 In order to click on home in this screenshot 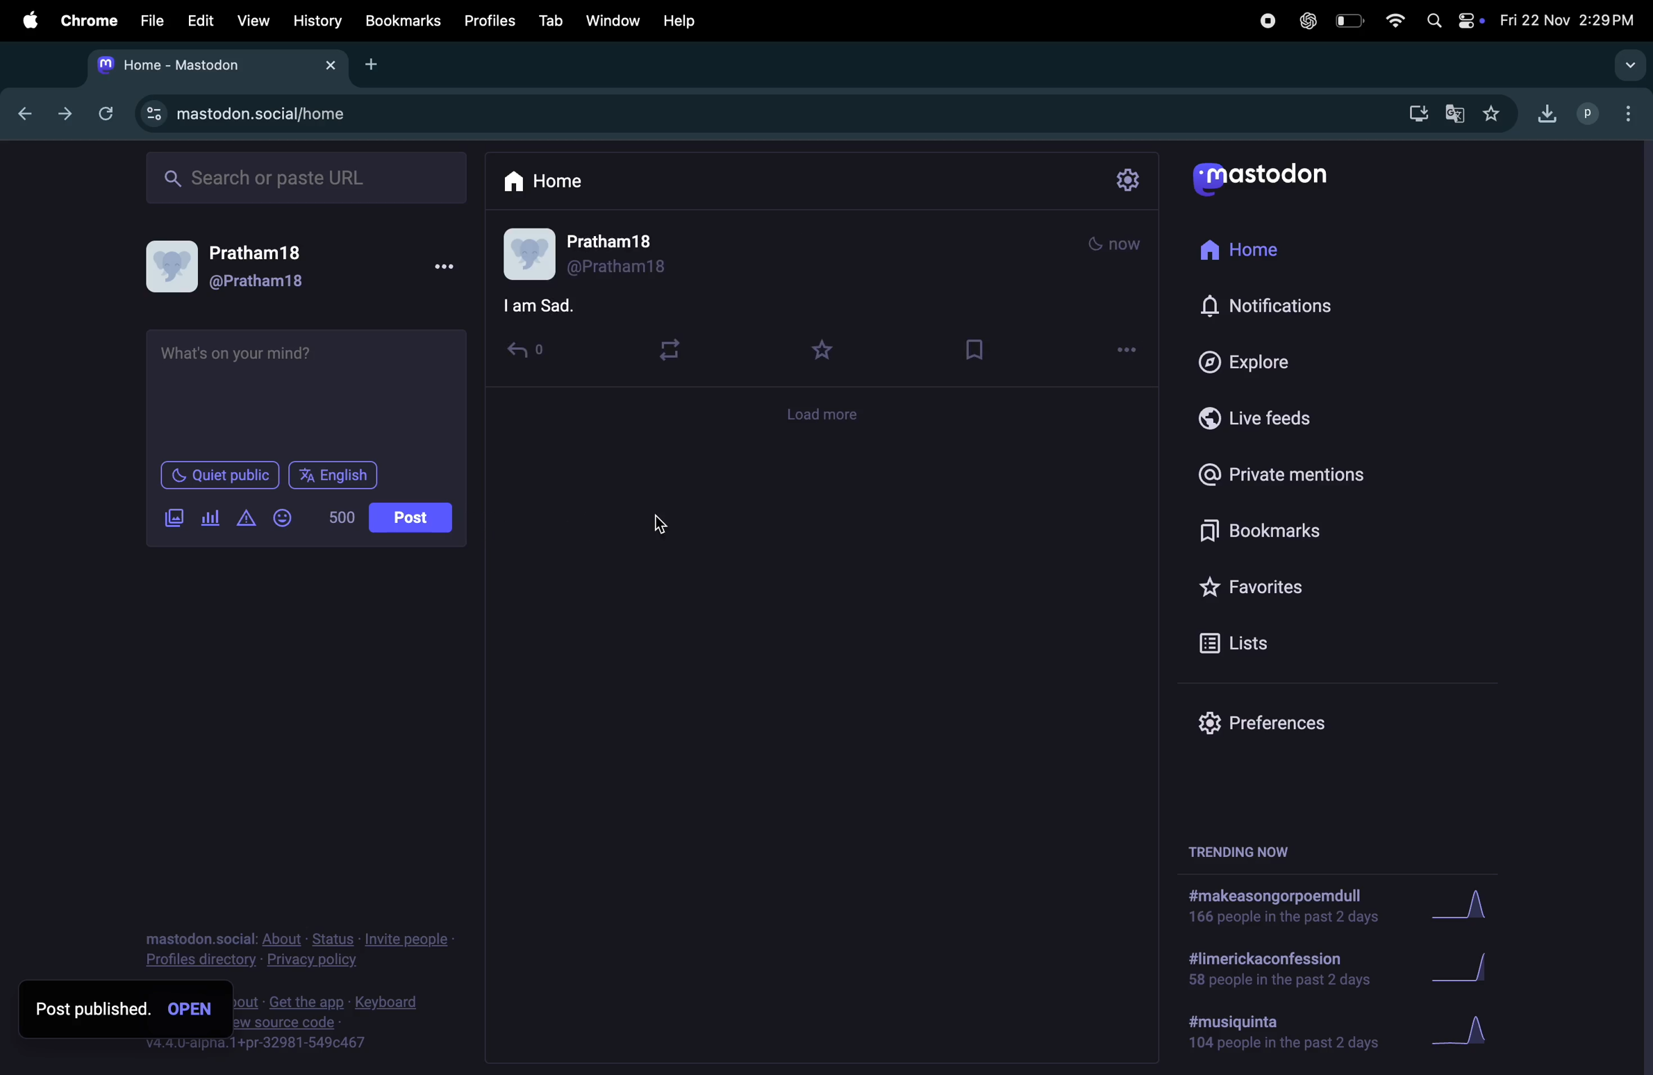, I will do `click(1263, 247)`.